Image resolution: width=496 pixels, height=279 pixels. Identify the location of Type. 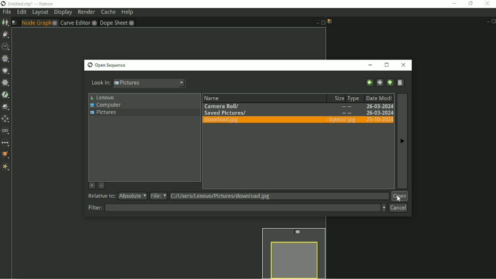
(353, 98).